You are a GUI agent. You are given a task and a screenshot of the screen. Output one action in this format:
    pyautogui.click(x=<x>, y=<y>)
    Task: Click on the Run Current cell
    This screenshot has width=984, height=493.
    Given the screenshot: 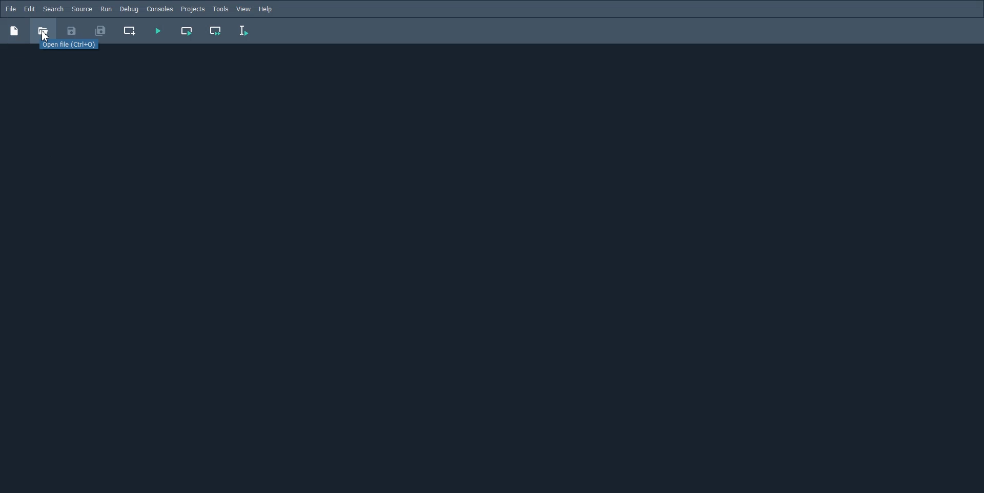 What is the action you would take?
    pyautogui.click(x=188, y=31)
    